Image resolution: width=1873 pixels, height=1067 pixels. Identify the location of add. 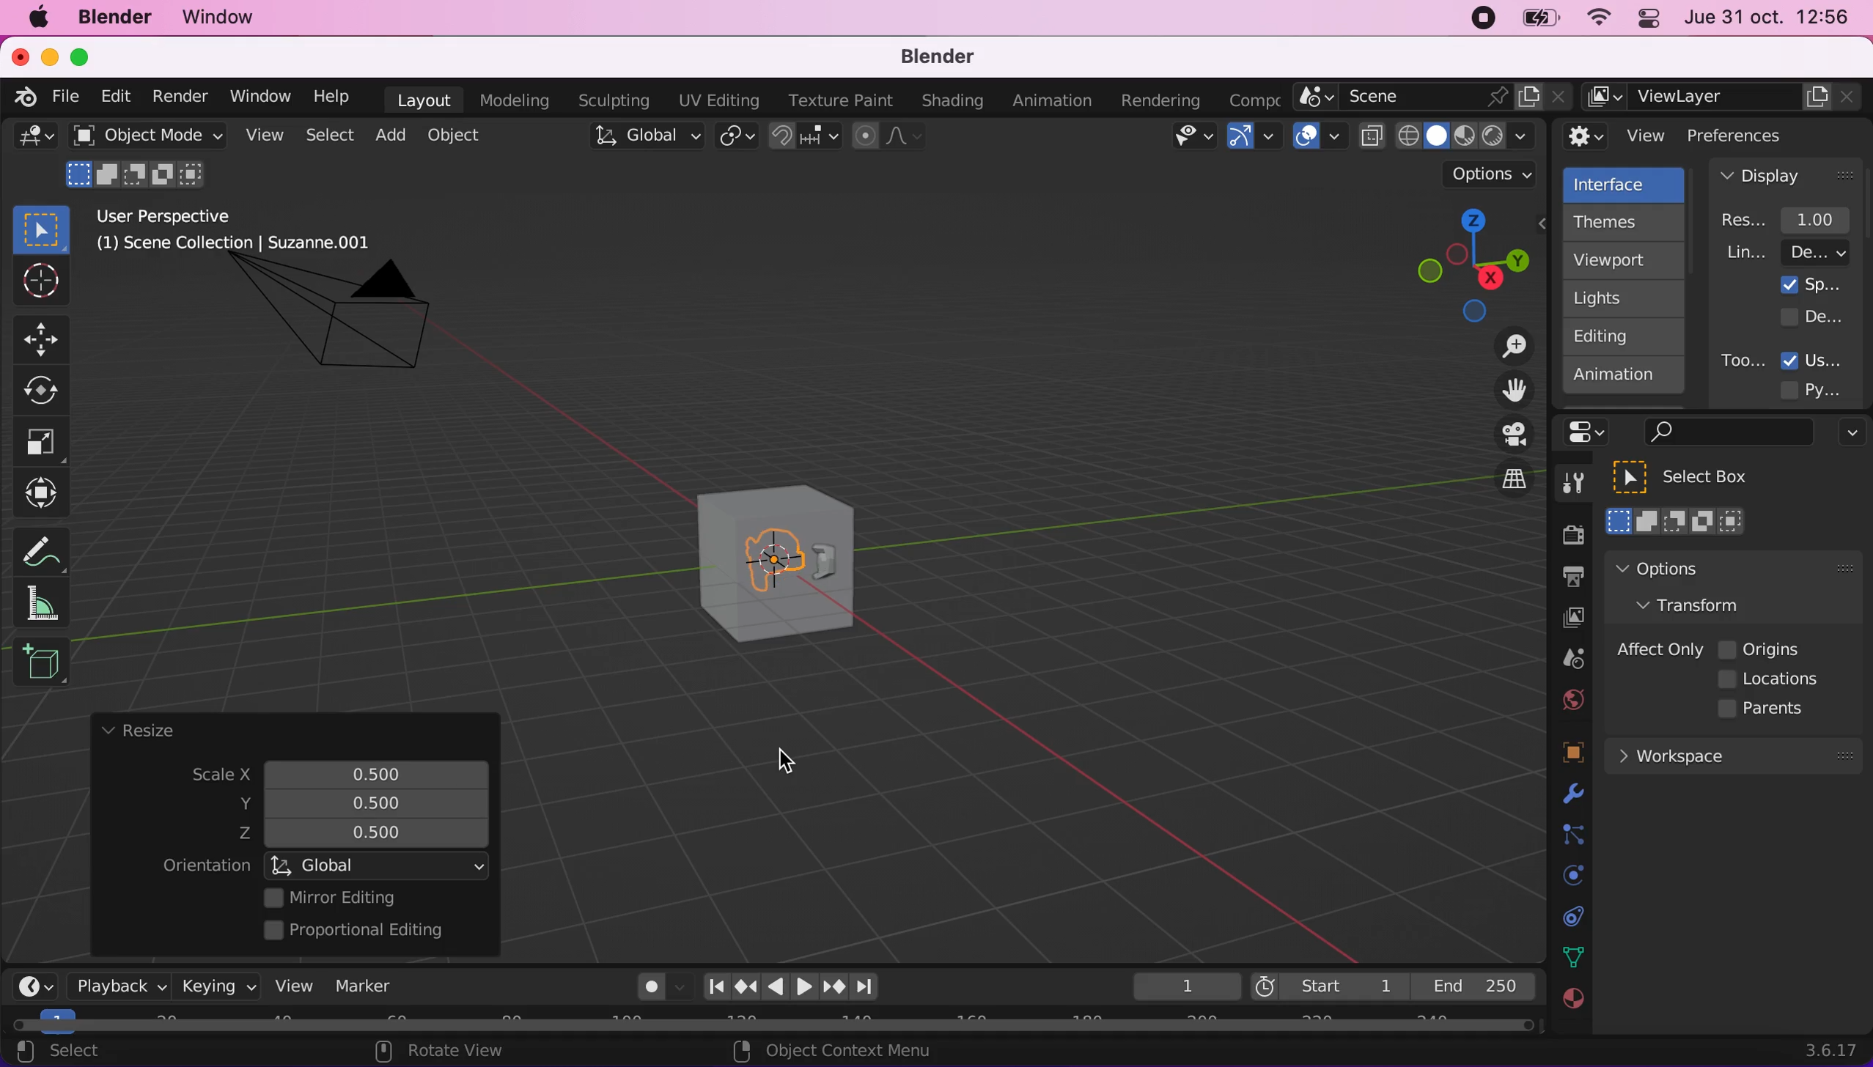
(388, 135).